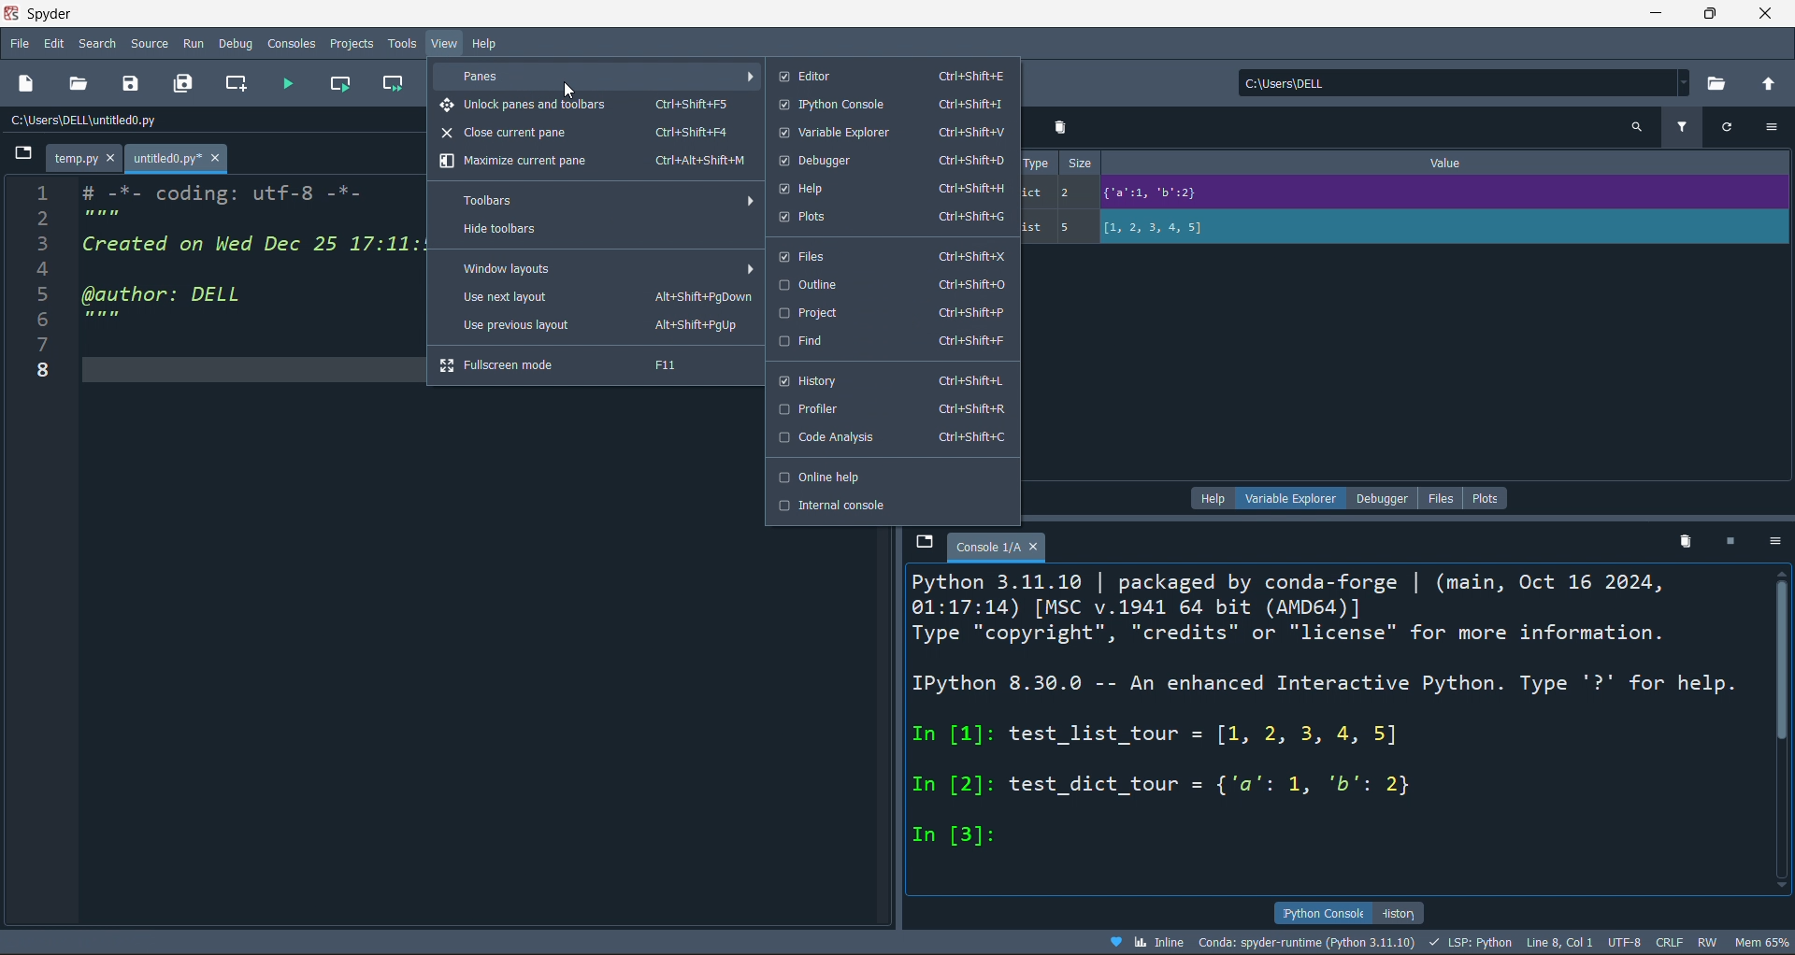 The image size is (1795, 955). What do you see at coordinates (1443, 227) in the screenshot?
I see `value of variable` at bounding box center [1443, 227].